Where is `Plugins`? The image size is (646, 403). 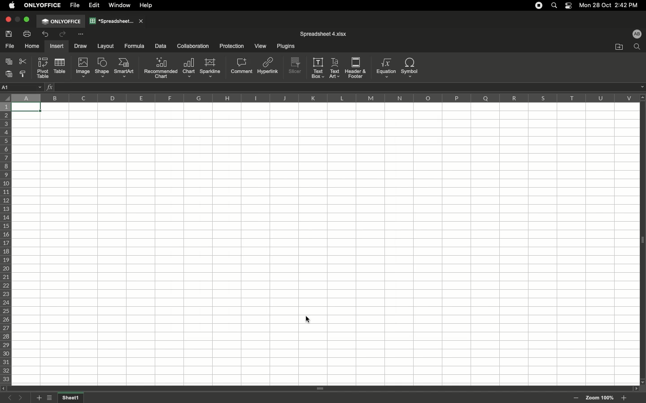
Plugins is located at coordinates (284, 47).